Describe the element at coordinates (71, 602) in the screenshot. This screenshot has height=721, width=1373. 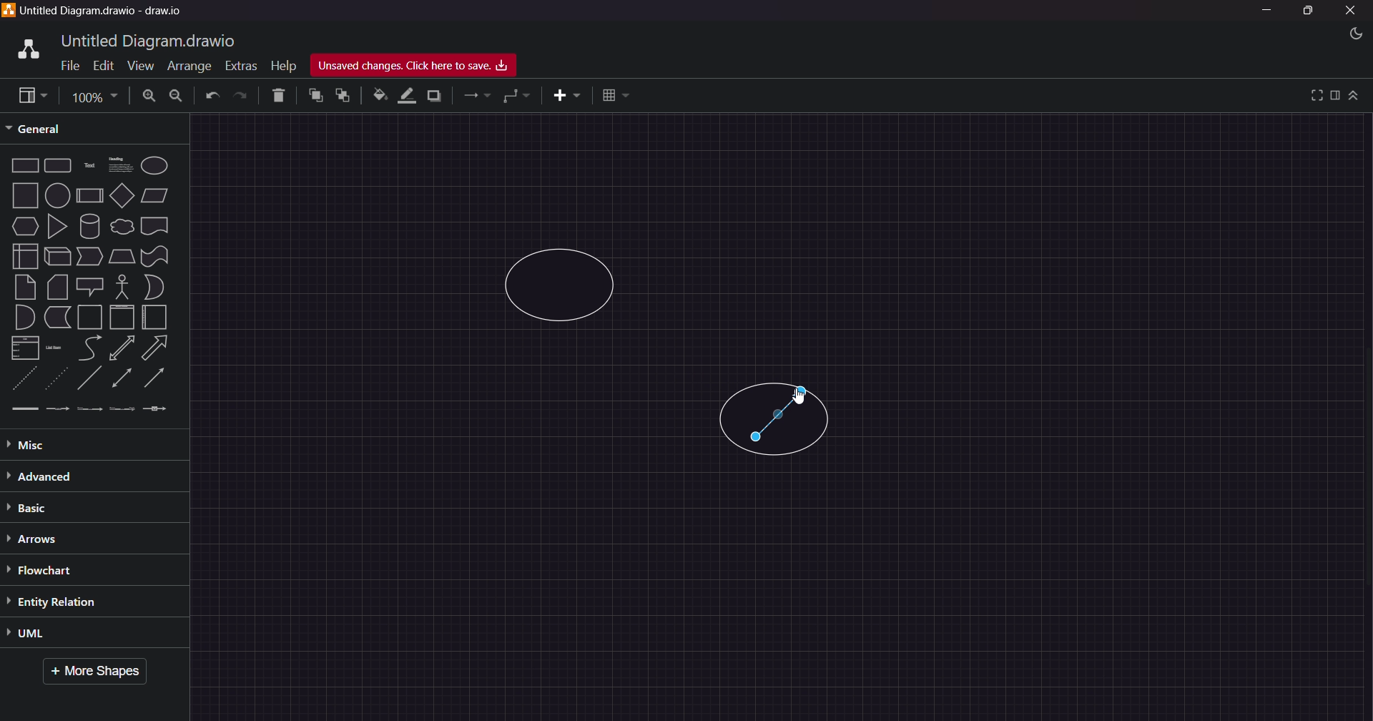
I see `Entity Relation` at that location.